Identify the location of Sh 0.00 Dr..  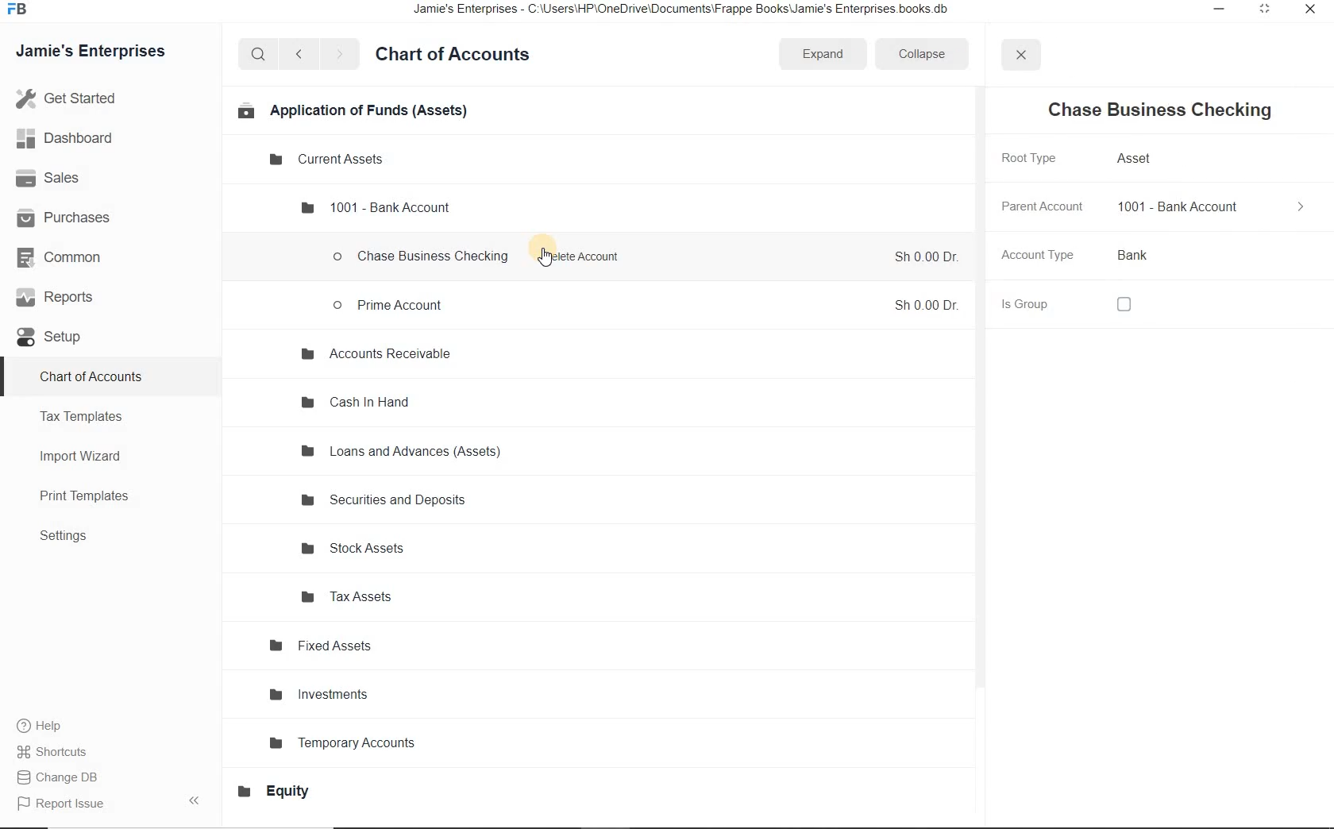
(924, 307).